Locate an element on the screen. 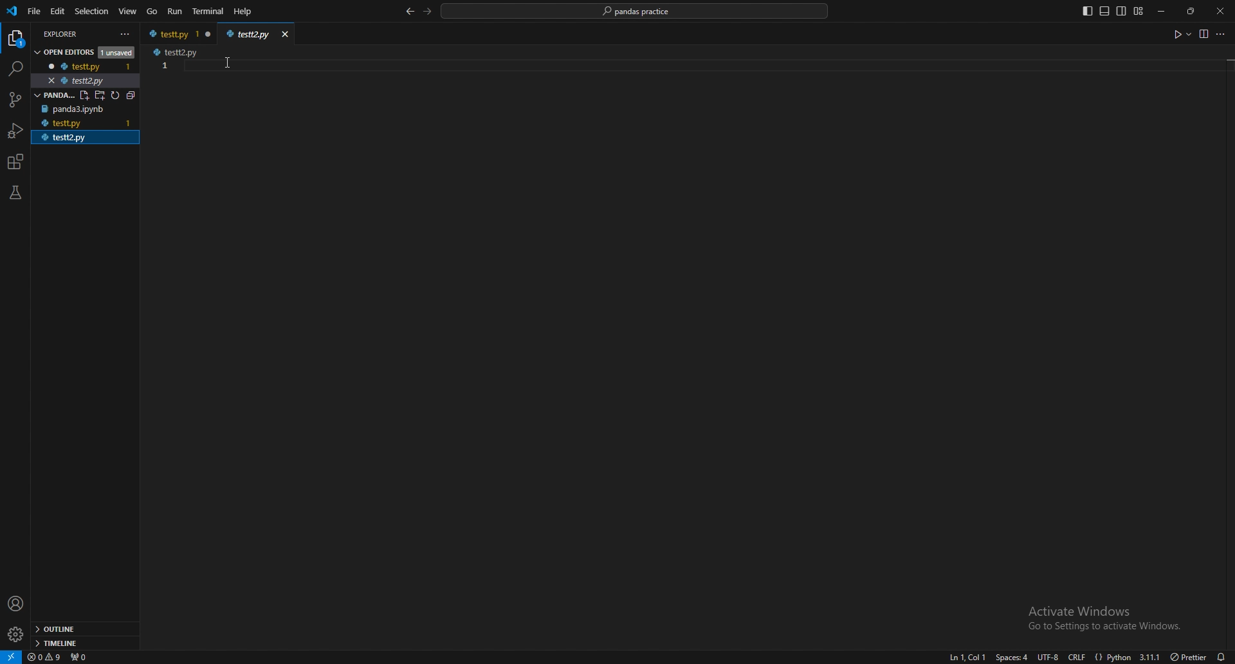 This screenshot has height=664, width=1235. pandas practice is located at coordinates (87, 95).